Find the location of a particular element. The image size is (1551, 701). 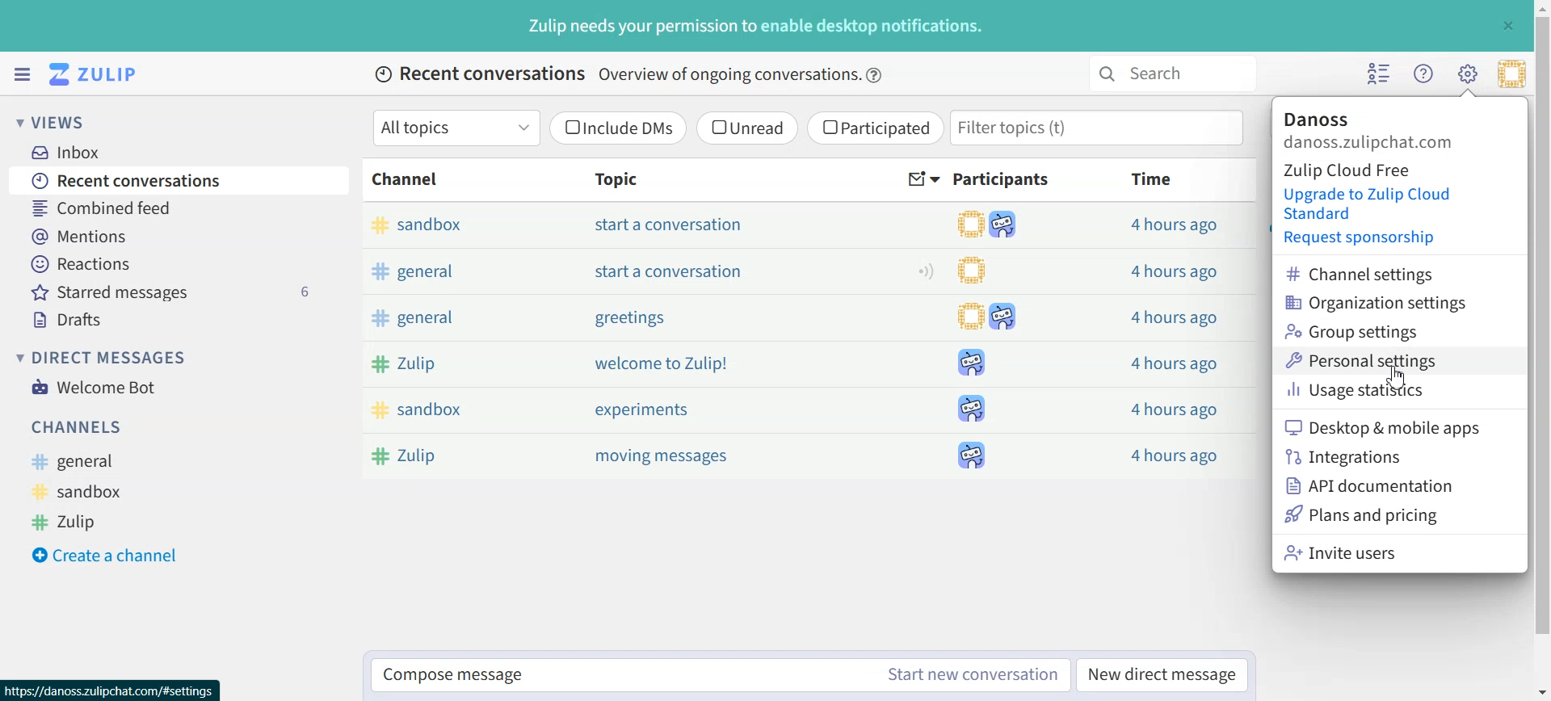

filter topics(t) is located at coordinates (1099, 128).